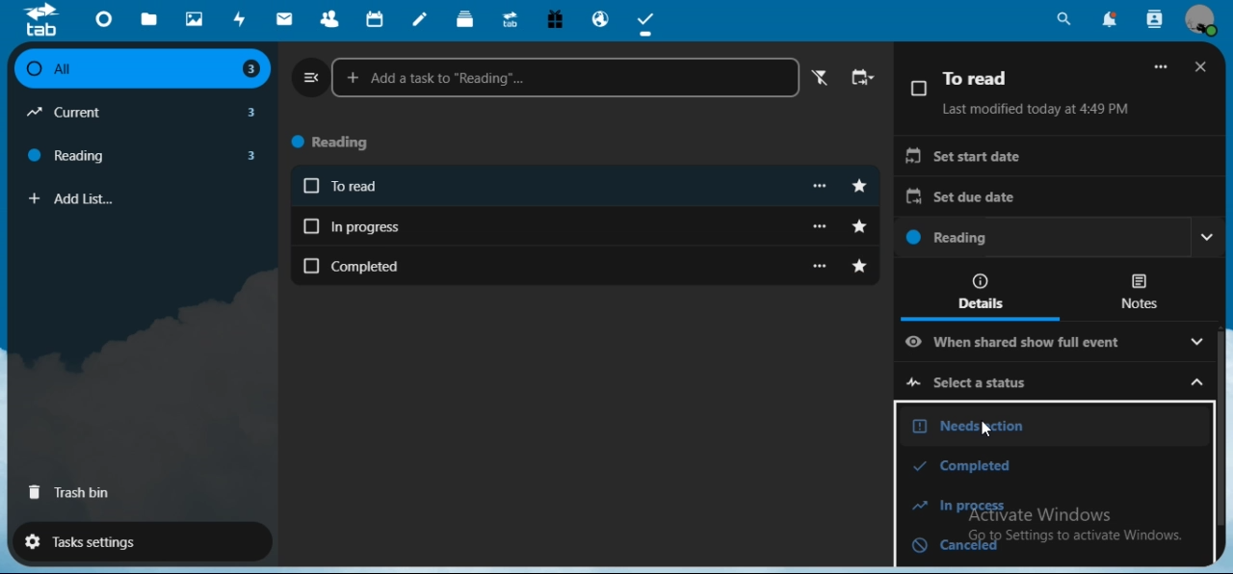 This screenshot has height=574, width=1233. Describe the element at coordinates (311, 266) in the screenshot. I see `Checkbox` at that location.